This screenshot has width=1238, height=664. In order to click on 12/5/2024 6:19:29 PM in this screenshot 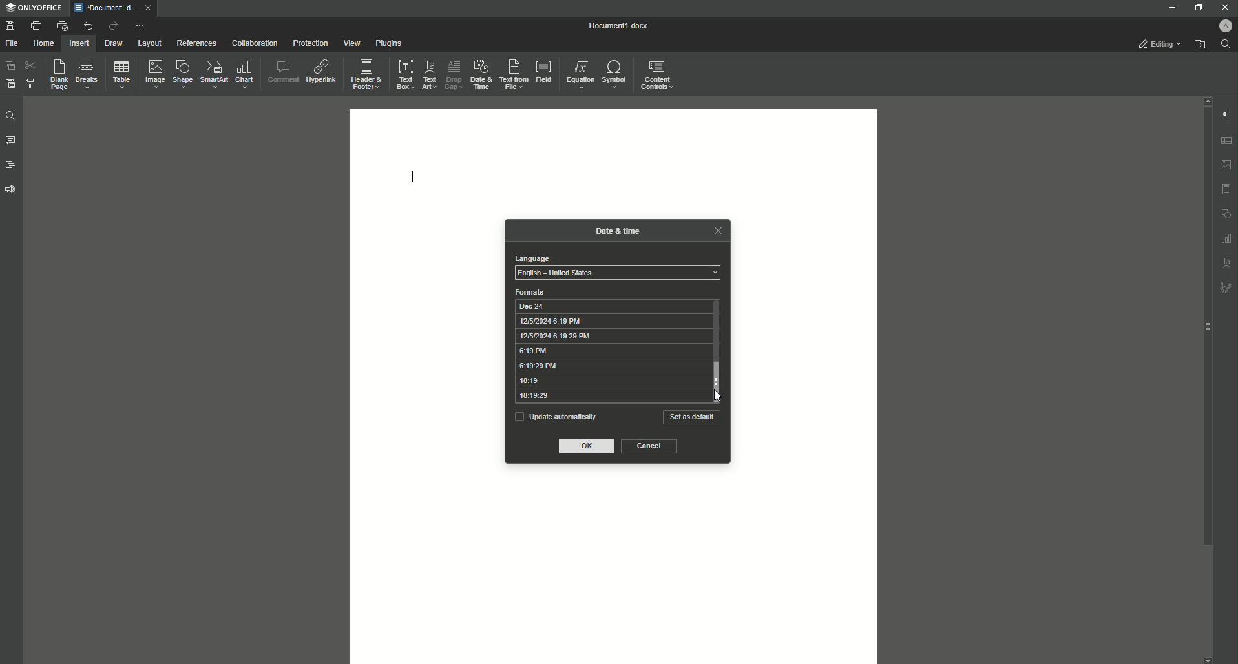, I will do `click(612, 336)`.